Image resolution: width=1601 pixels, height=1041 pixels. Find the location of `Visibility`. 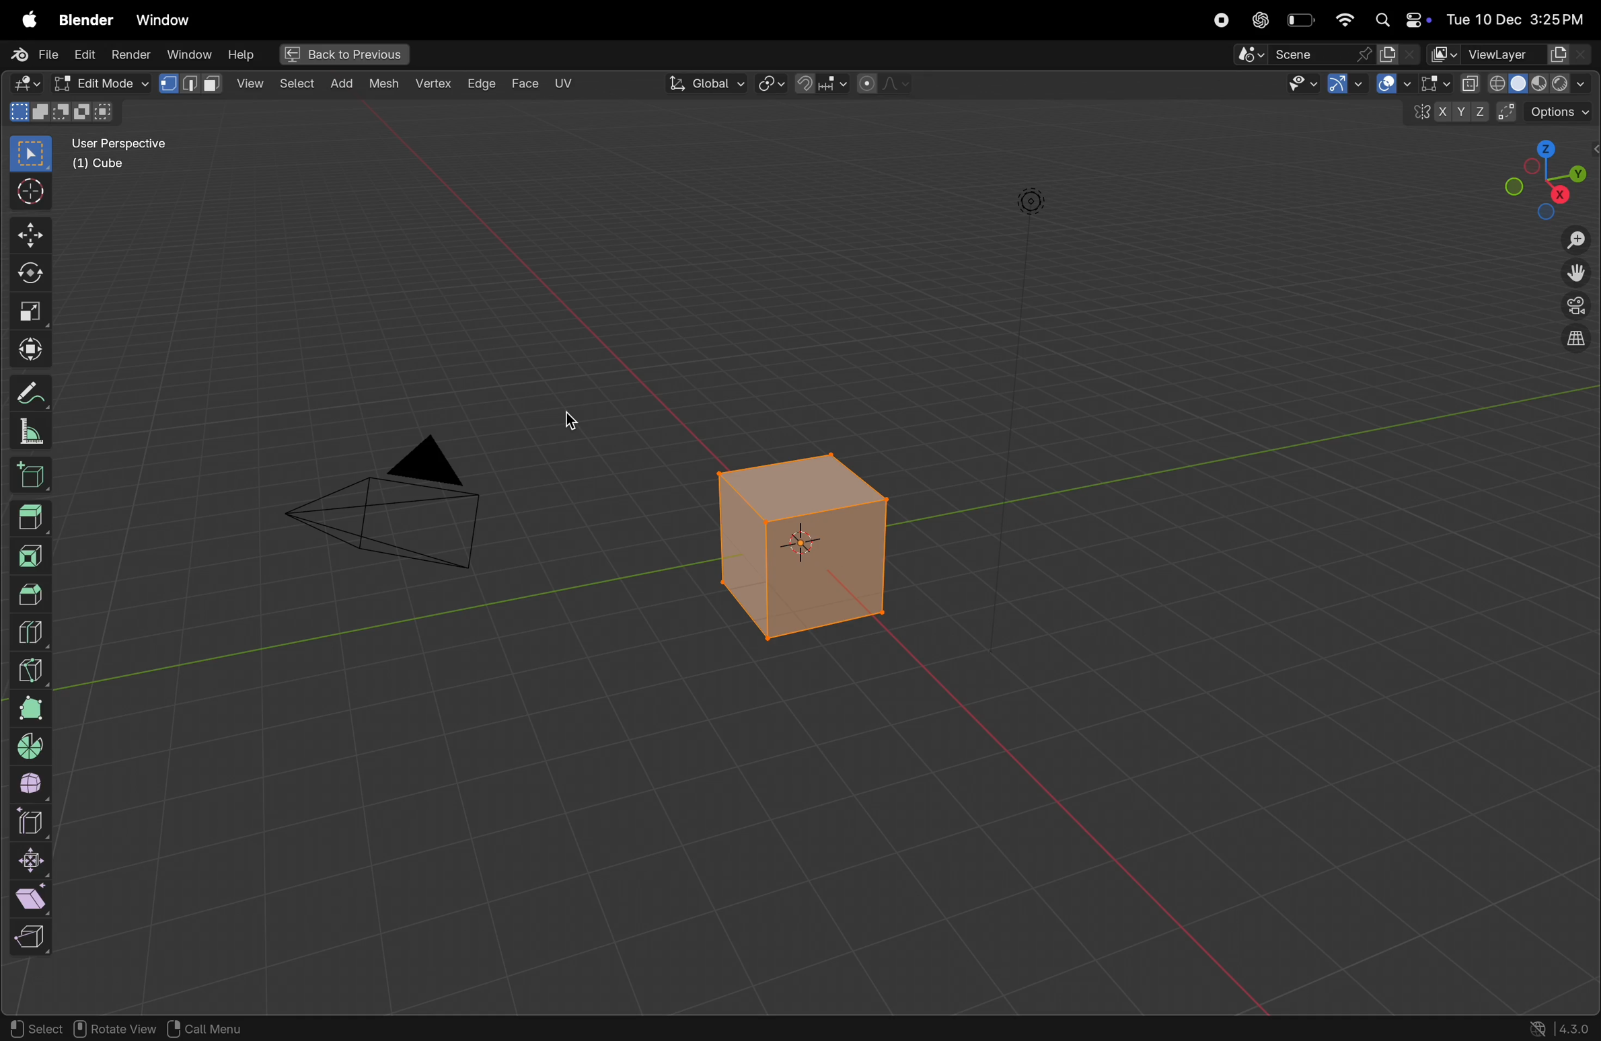

Visibility is located at coordinates (1316, 85).